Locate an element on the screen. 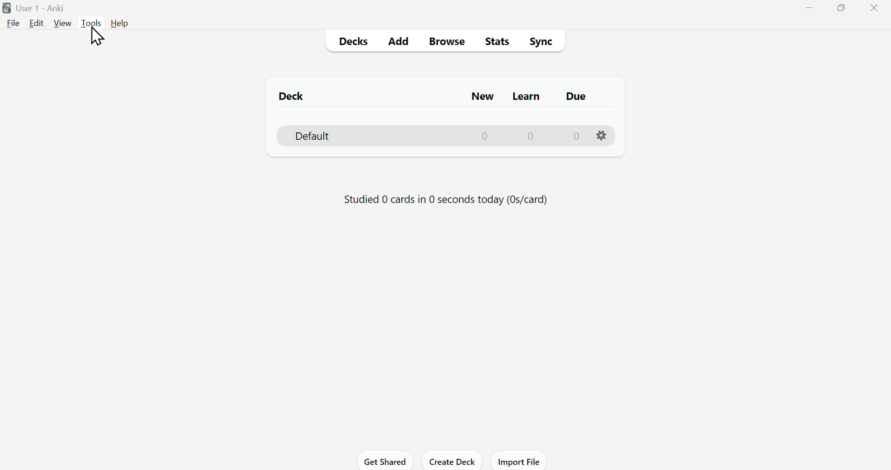 The height and width of the screenshot is (470, 891). Browse is located at coordinates (447, 42).